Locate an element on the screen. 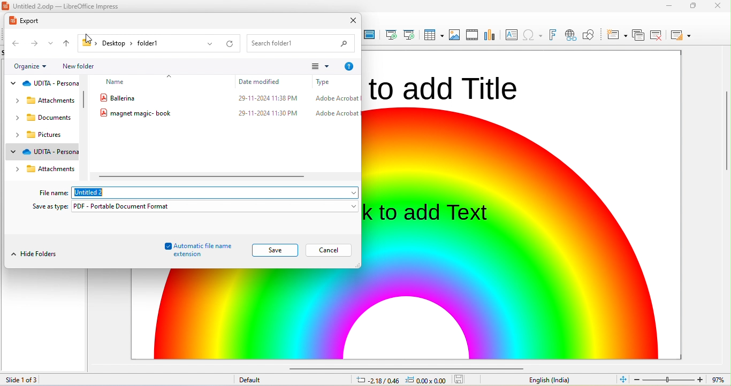 Image resolution: width=731 pixels, height=386 pixels. close is located at coordinates (353, 21).